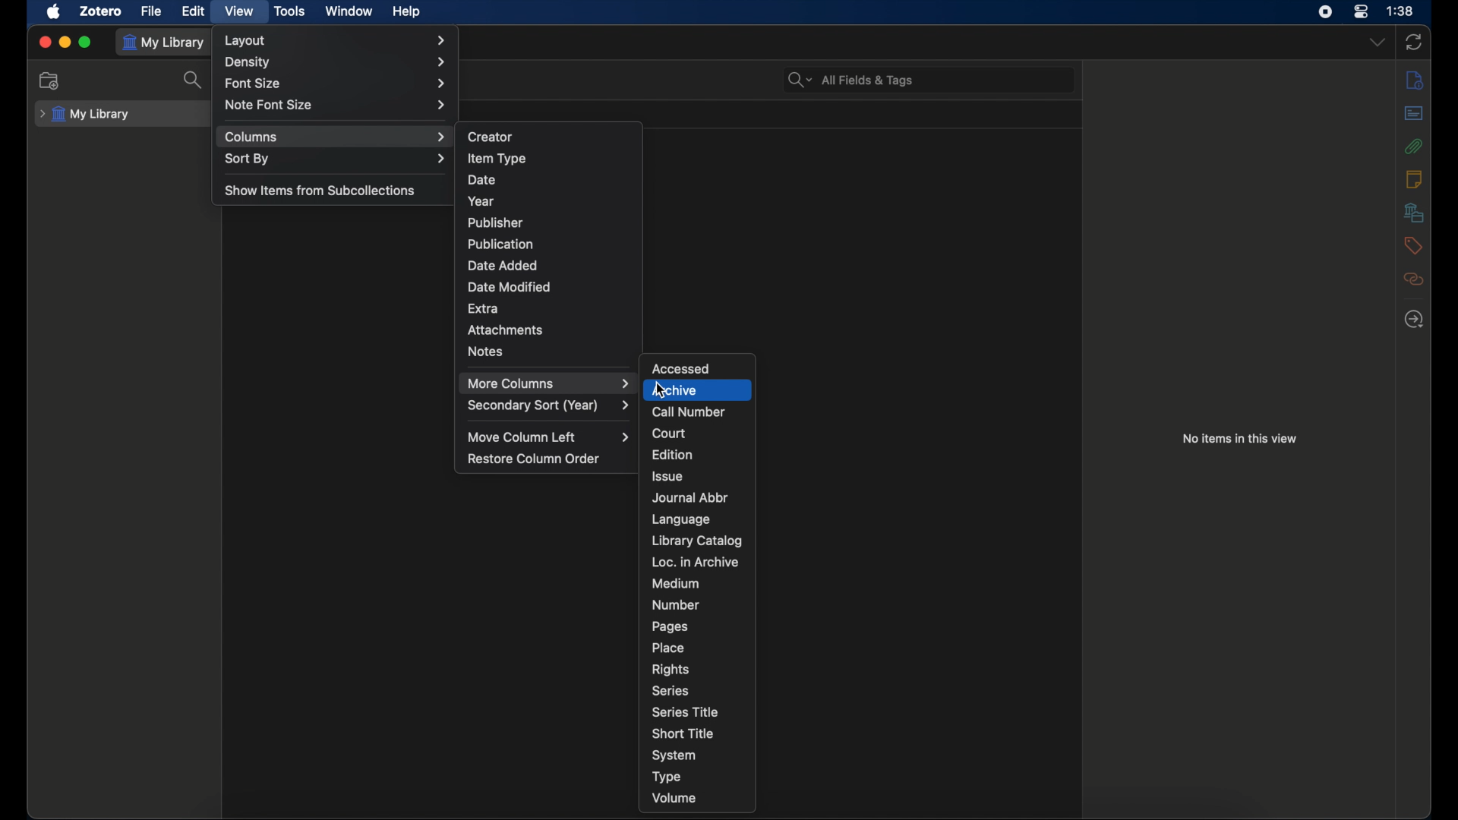 The width and height of the screenshot is (1458, 820). Describe the element at coordinates (51, 81) in the screenshot. I see `new collections` at that location.